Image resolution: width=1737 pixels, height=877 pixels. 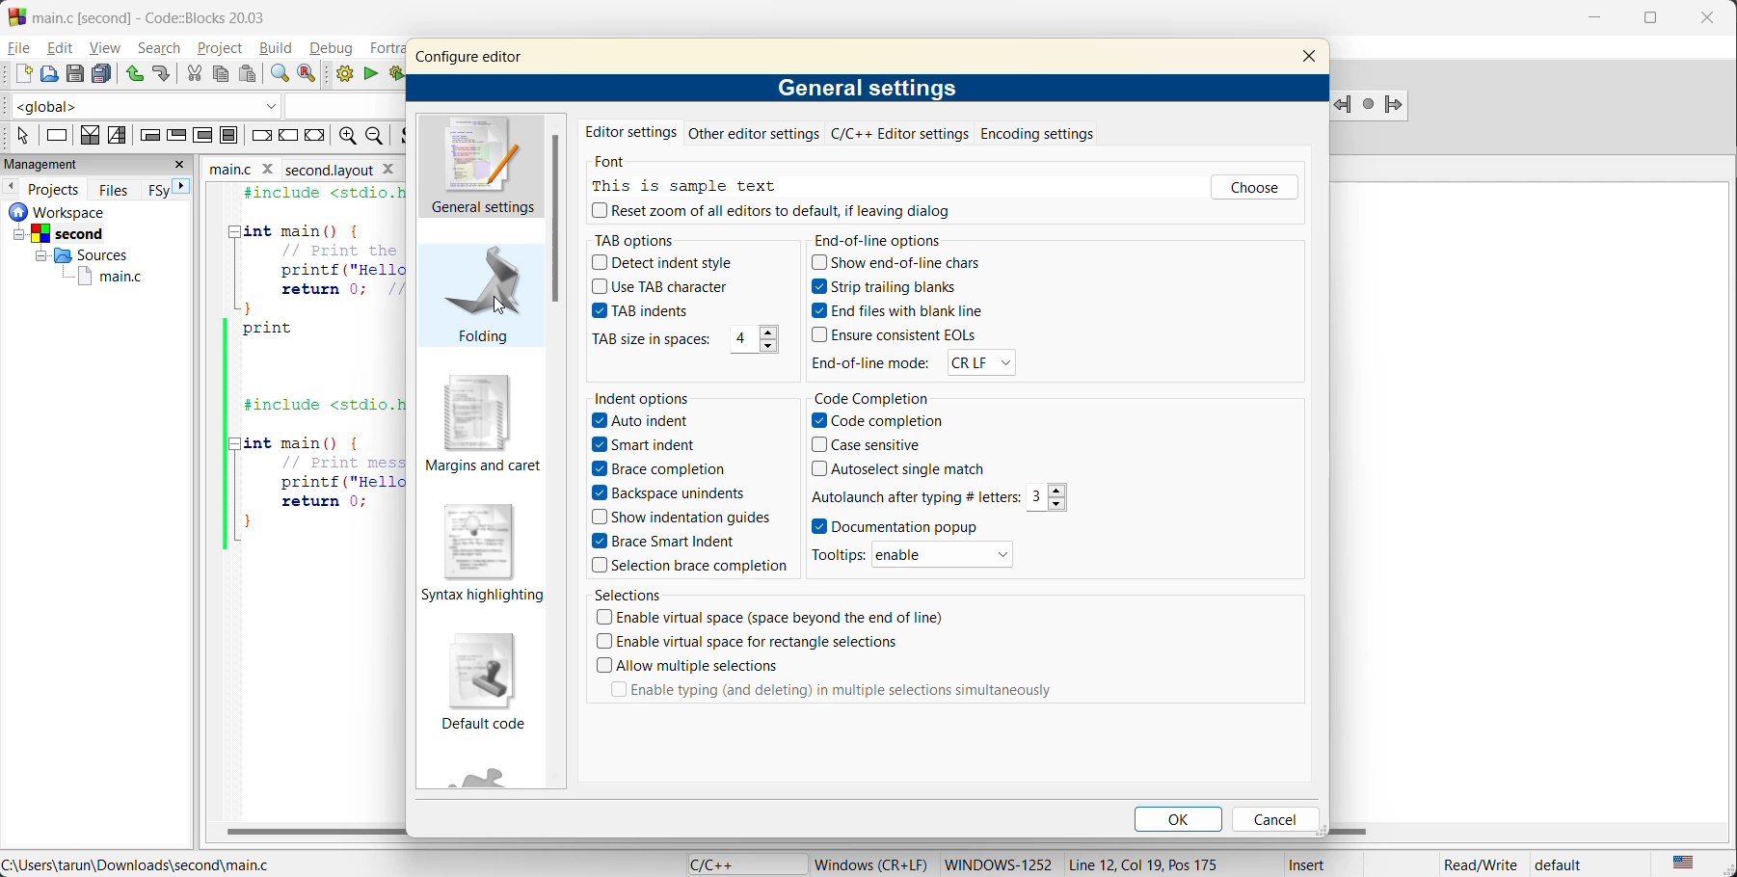 I want to click on folding, so click(x=477, y=297).